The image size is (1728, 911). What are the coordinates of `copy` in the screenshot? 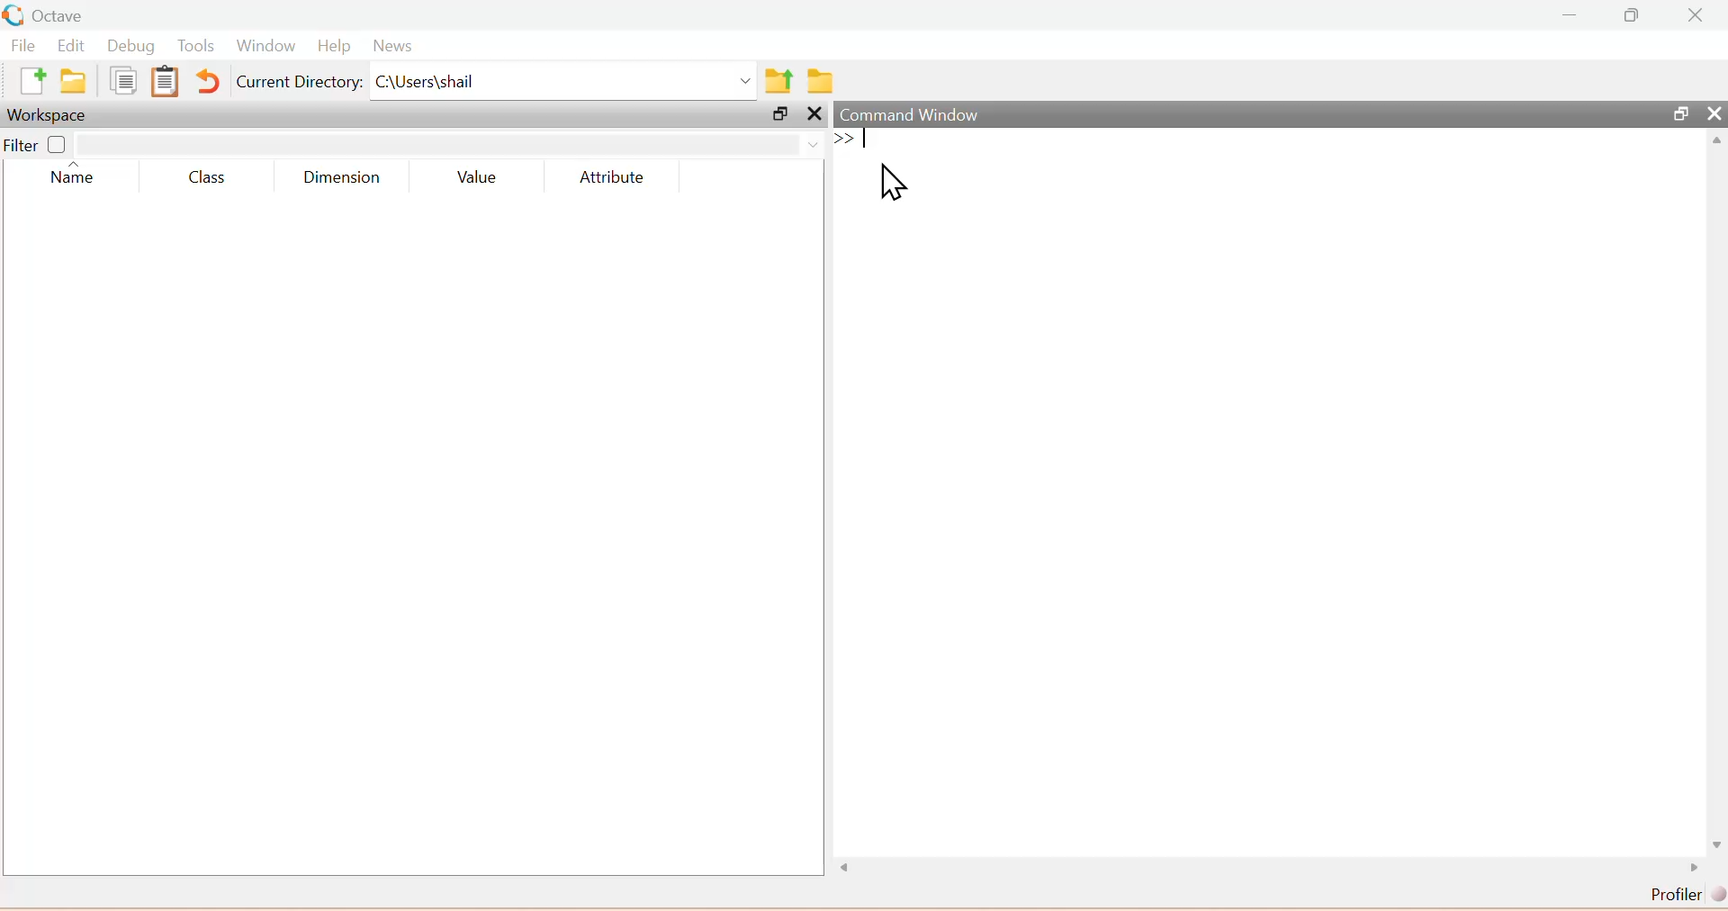 It's located at (123, 80).